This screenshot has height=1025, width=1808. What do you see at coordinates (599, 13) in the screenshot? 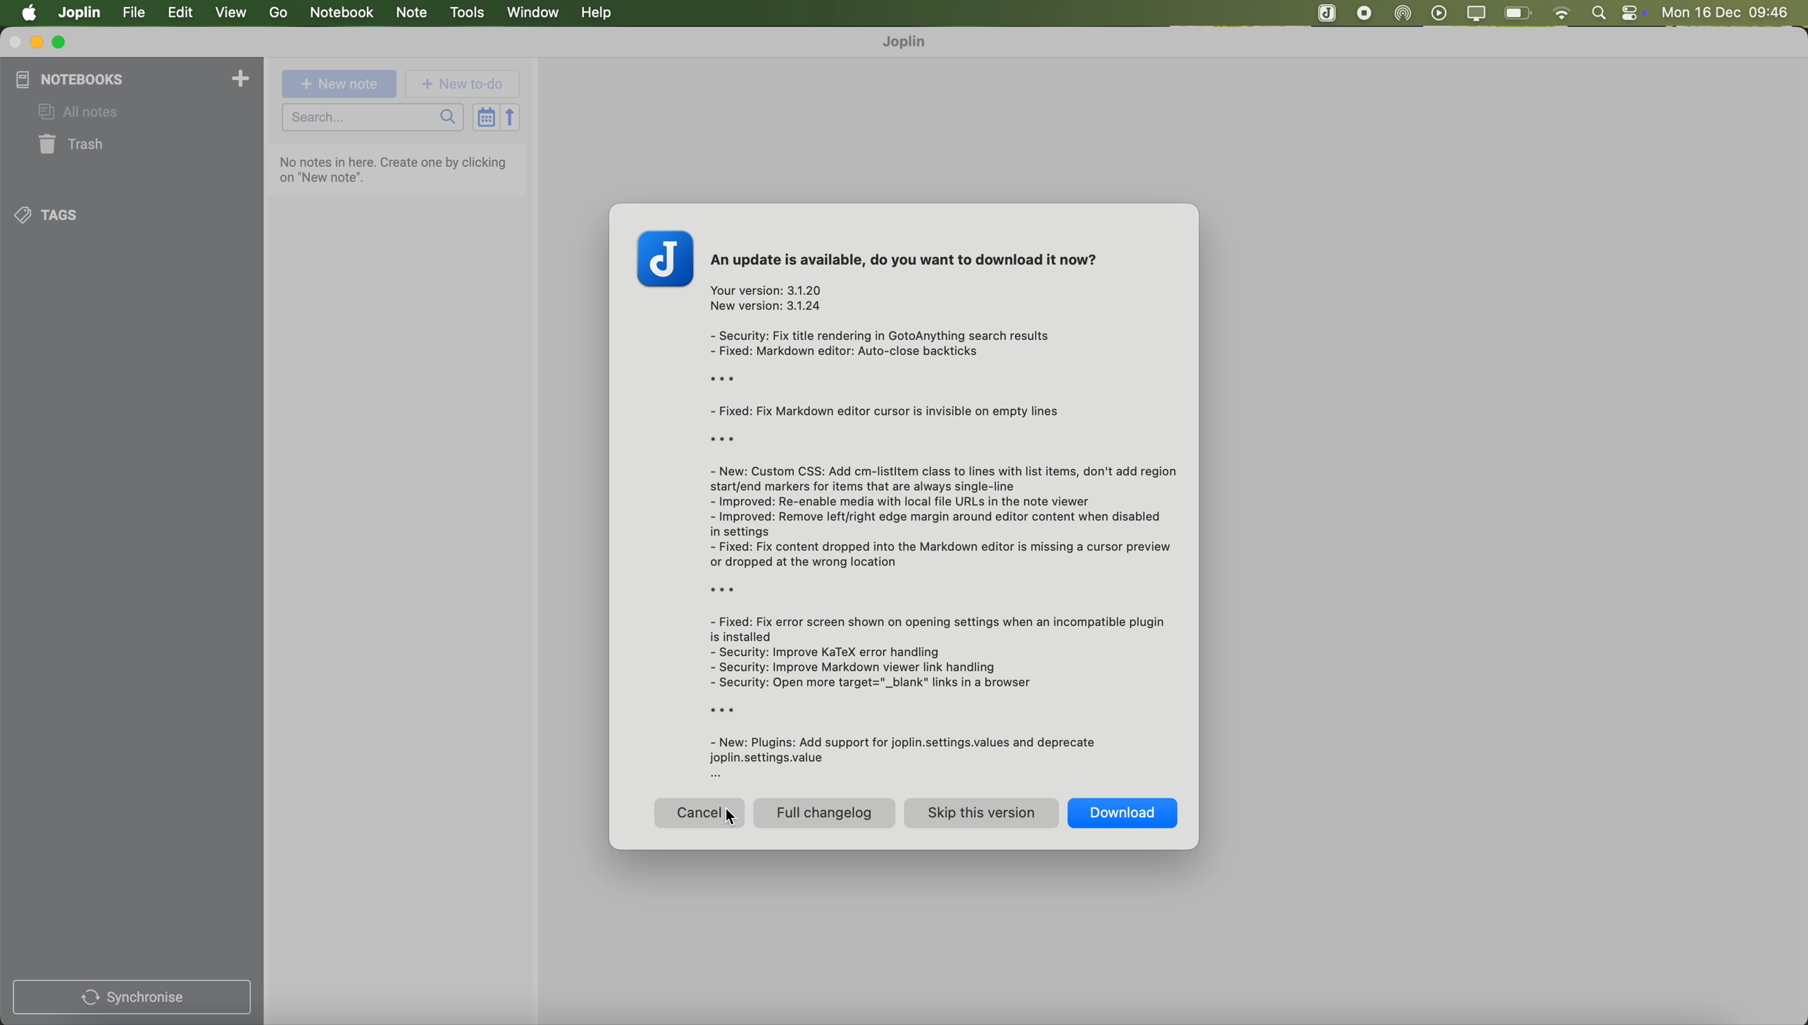
I see `help` at bounding box center [599, 13].